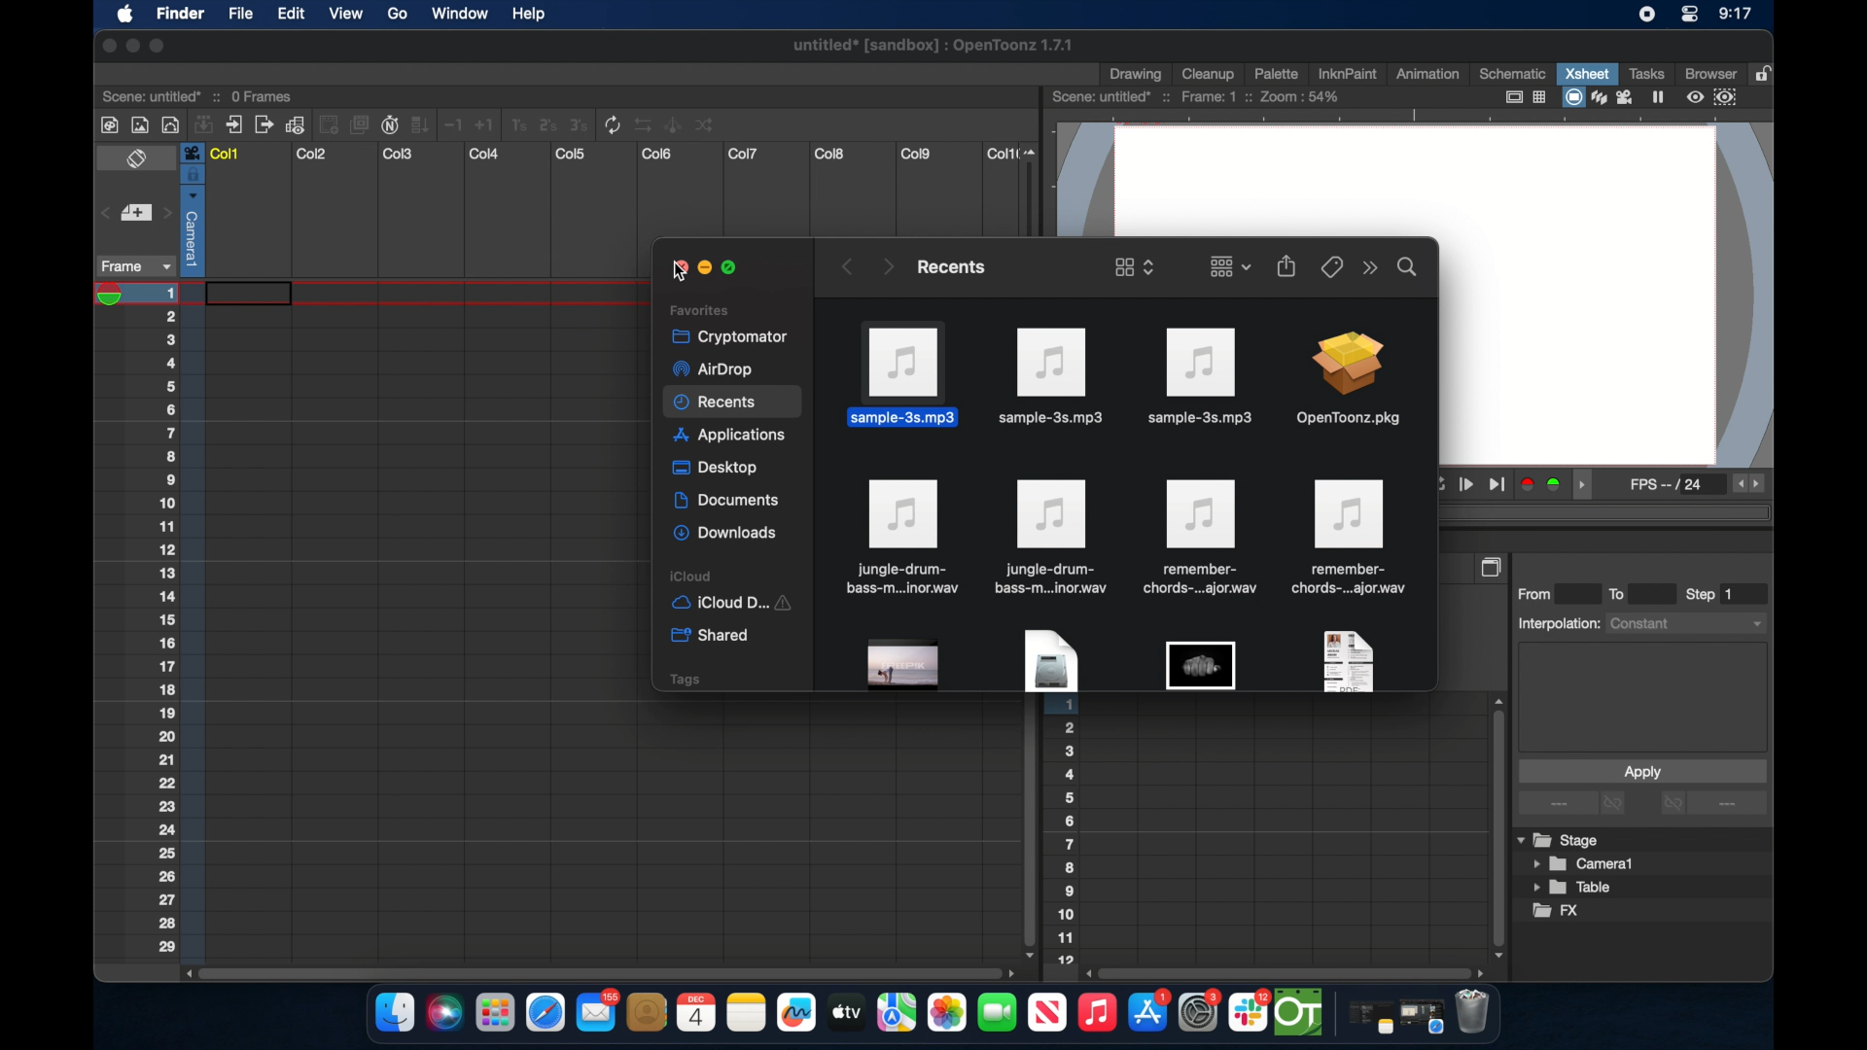  I want to click on window, so click(454, 14).